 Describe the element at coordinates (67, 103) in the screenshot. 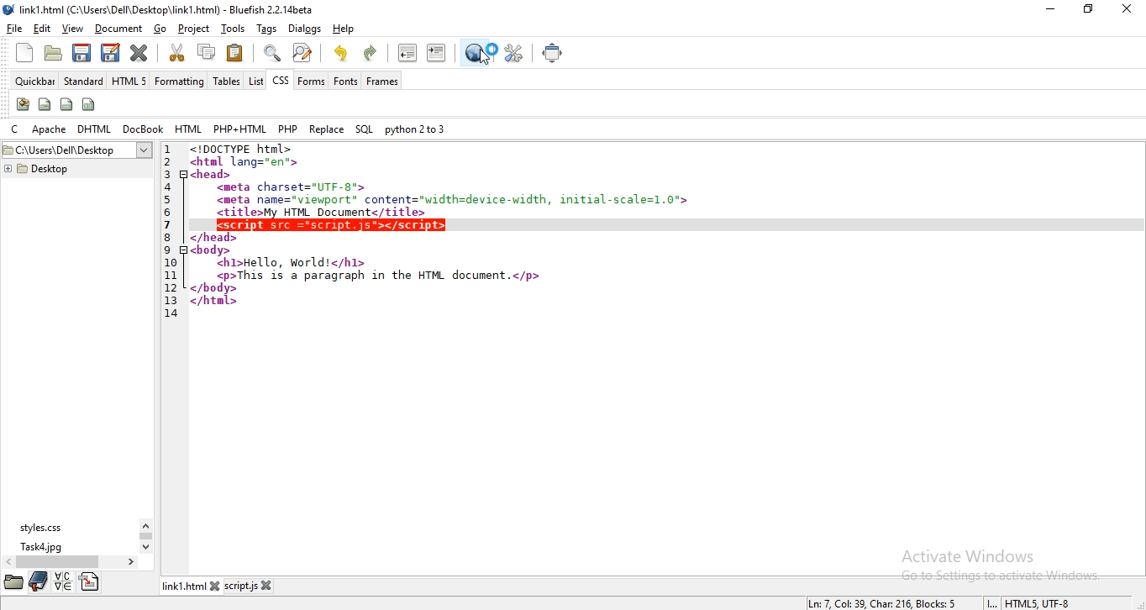

I see `div` at that location.